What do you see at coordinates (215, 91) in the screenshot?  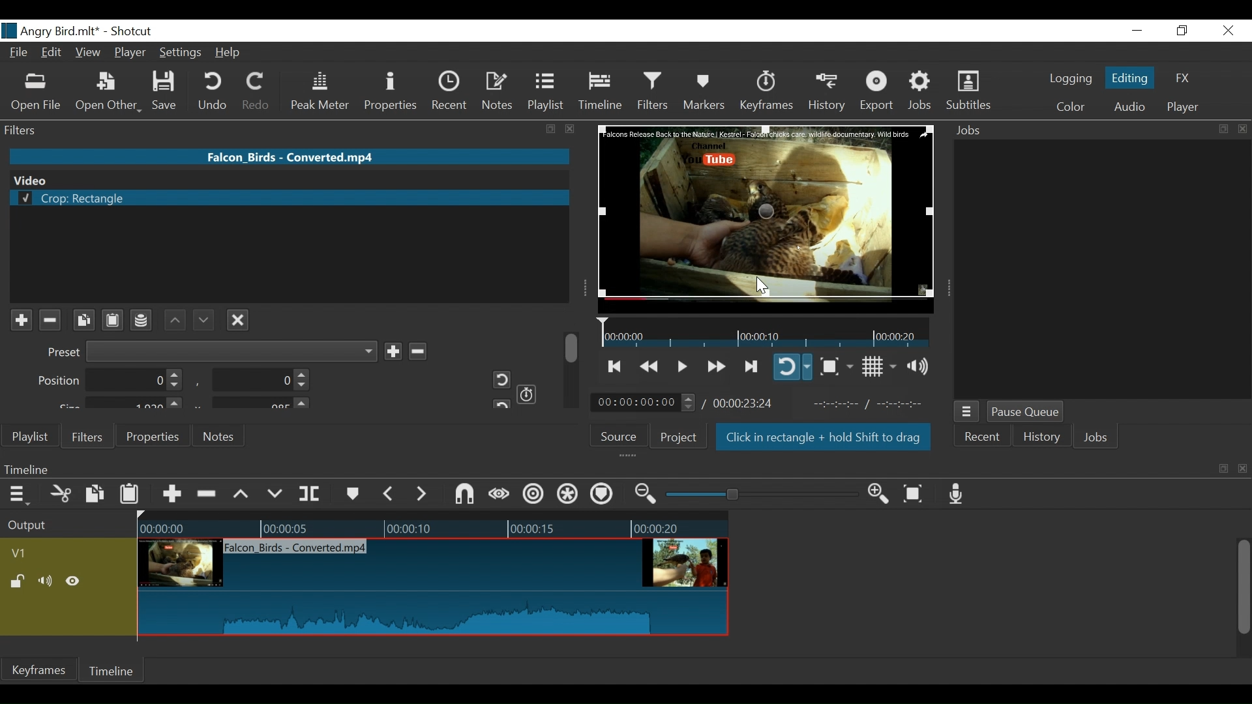 I see `Undo` at bounding box center [215, 91].